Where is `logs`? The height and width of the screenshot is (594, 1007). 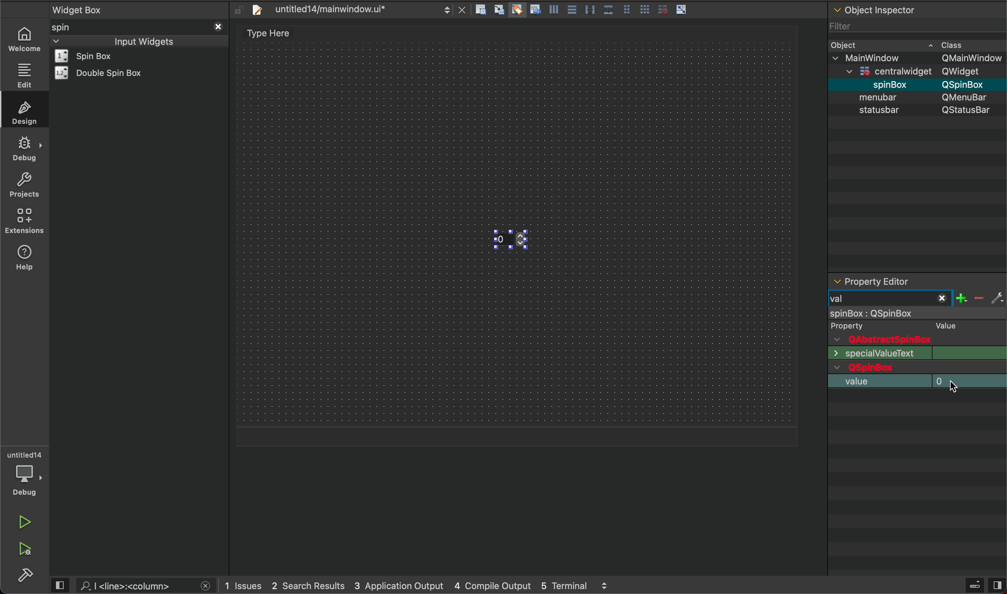 logs is located at coordinates (424, 586).